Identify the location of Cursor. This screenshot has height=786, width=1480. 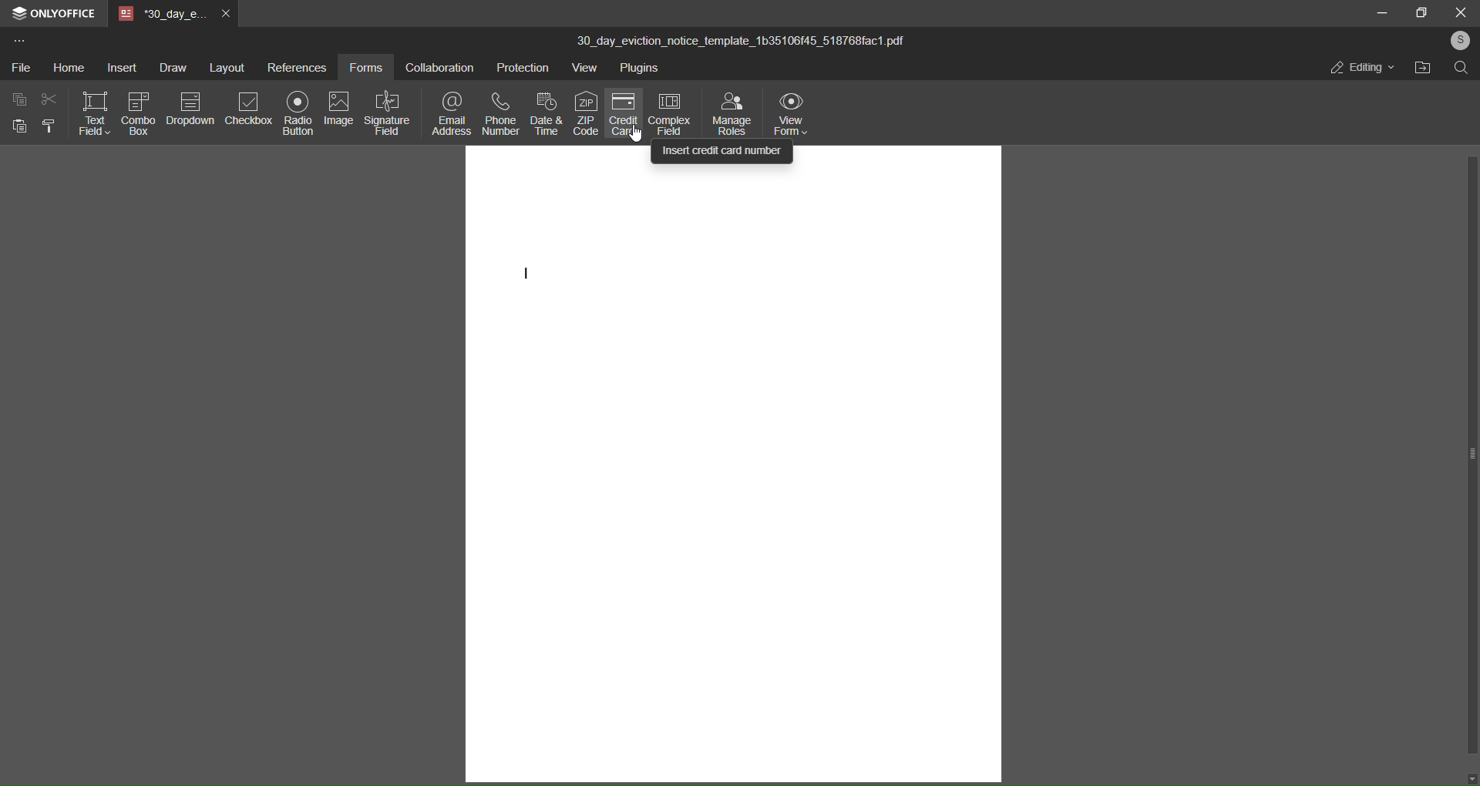
(633, 137).